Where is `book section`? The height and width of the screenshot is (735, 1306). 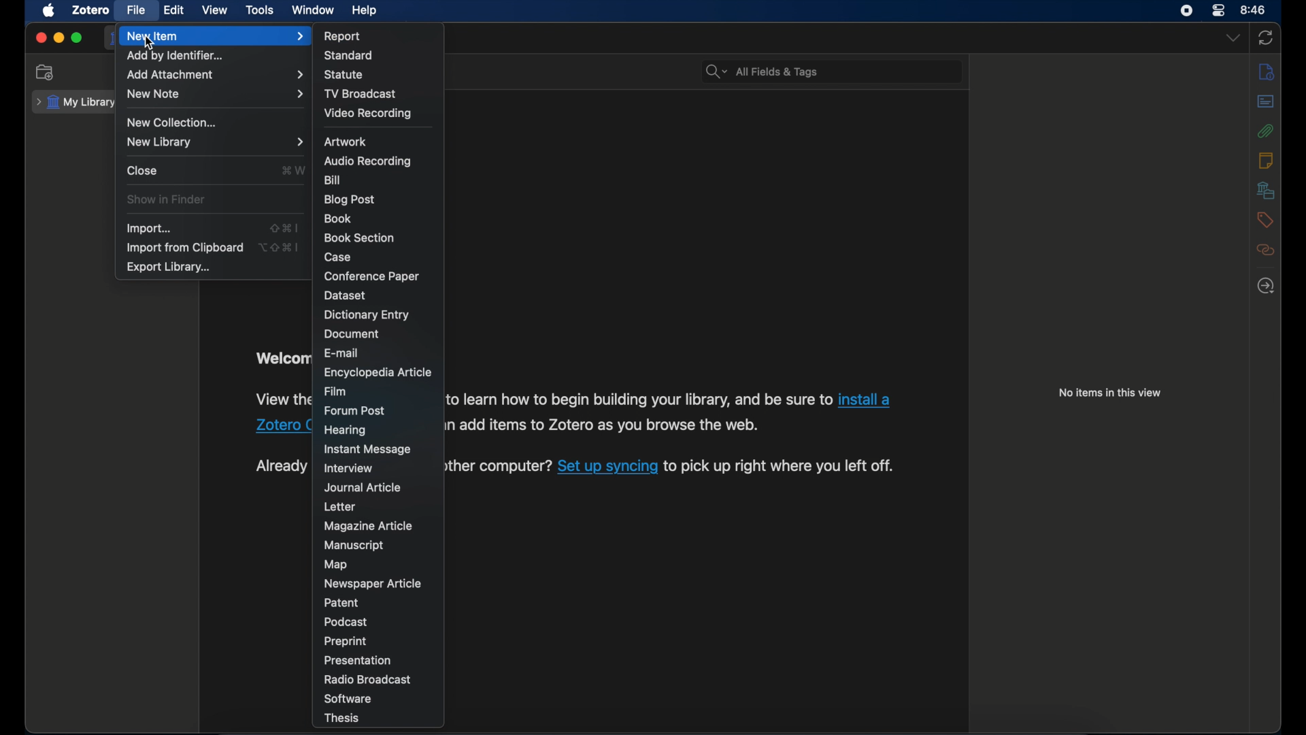
book section is located at coordinates (358, 236).